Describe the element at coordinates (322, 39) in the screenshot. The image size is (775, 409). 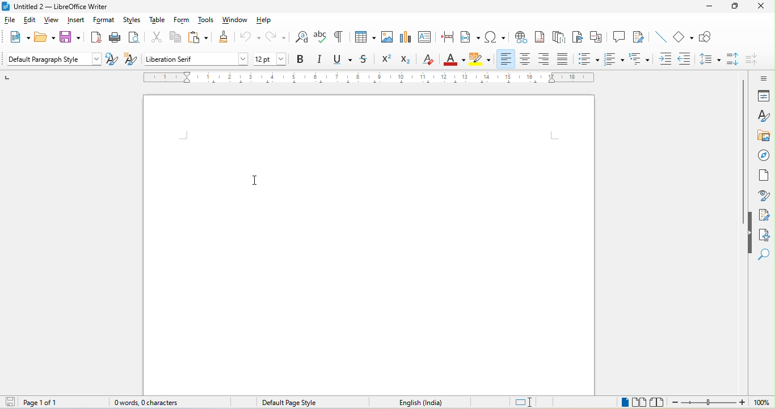
I see `spelling` at that location.